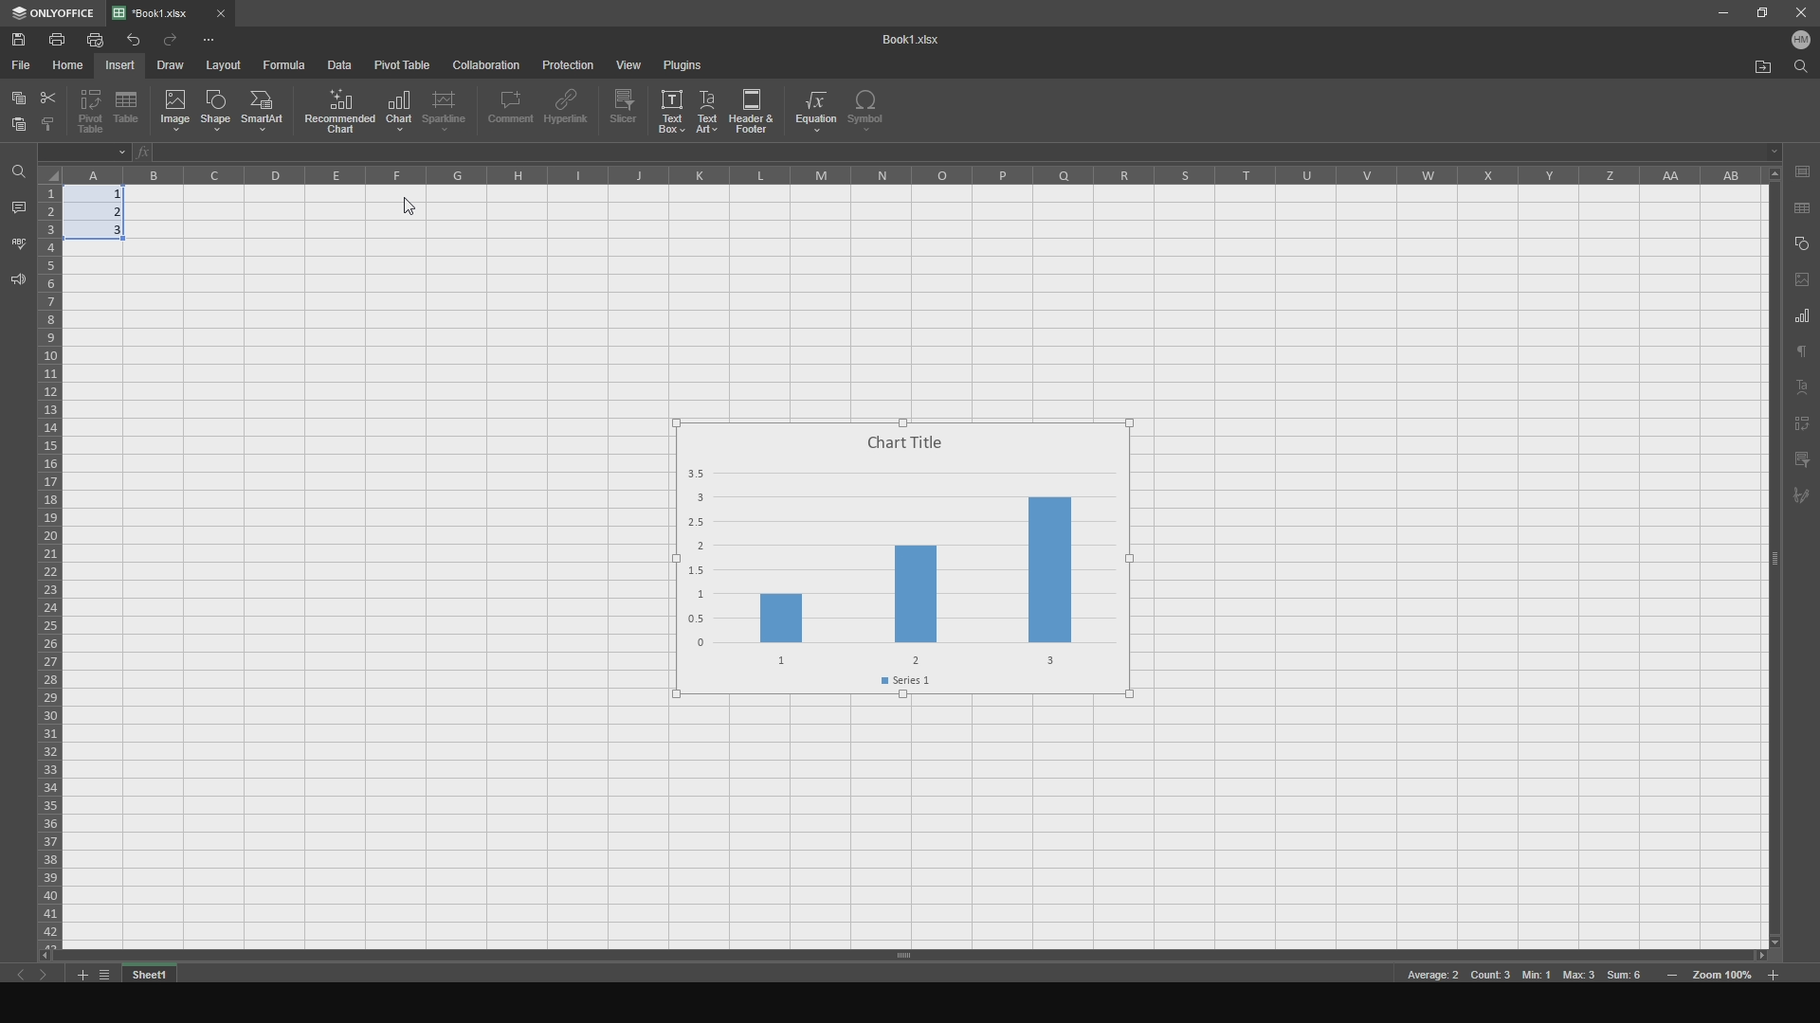 This screenshot has height=1023, width=1820. What do you see at coordinates (266, 114) in the screenshot?
I see `smartart` at bounding box center [266, 114].